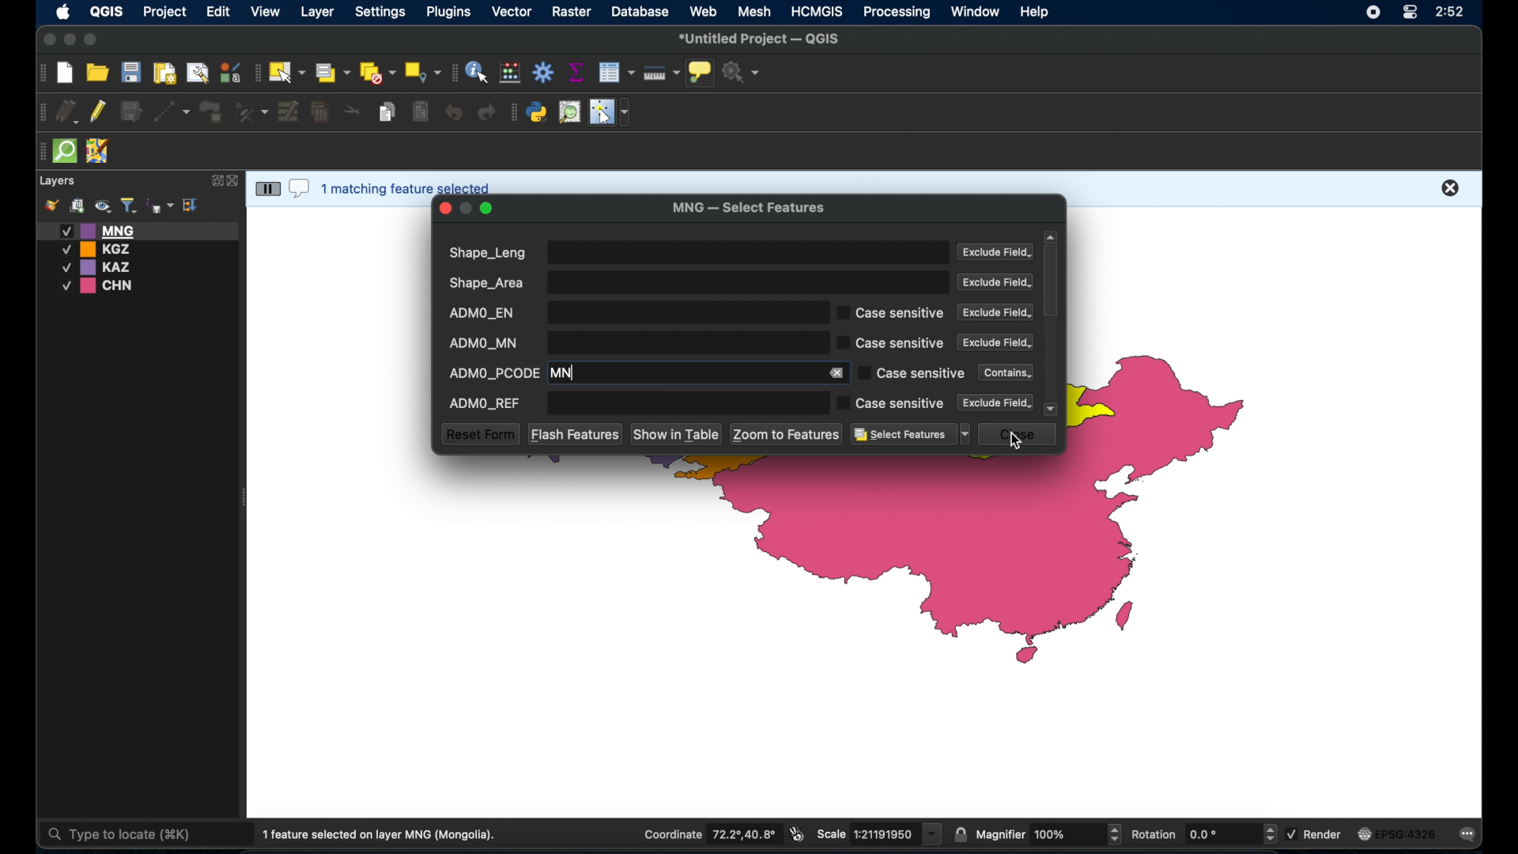 This screenshot has width=1518, height=854. I want to click on no action selected , so click(742, 72).